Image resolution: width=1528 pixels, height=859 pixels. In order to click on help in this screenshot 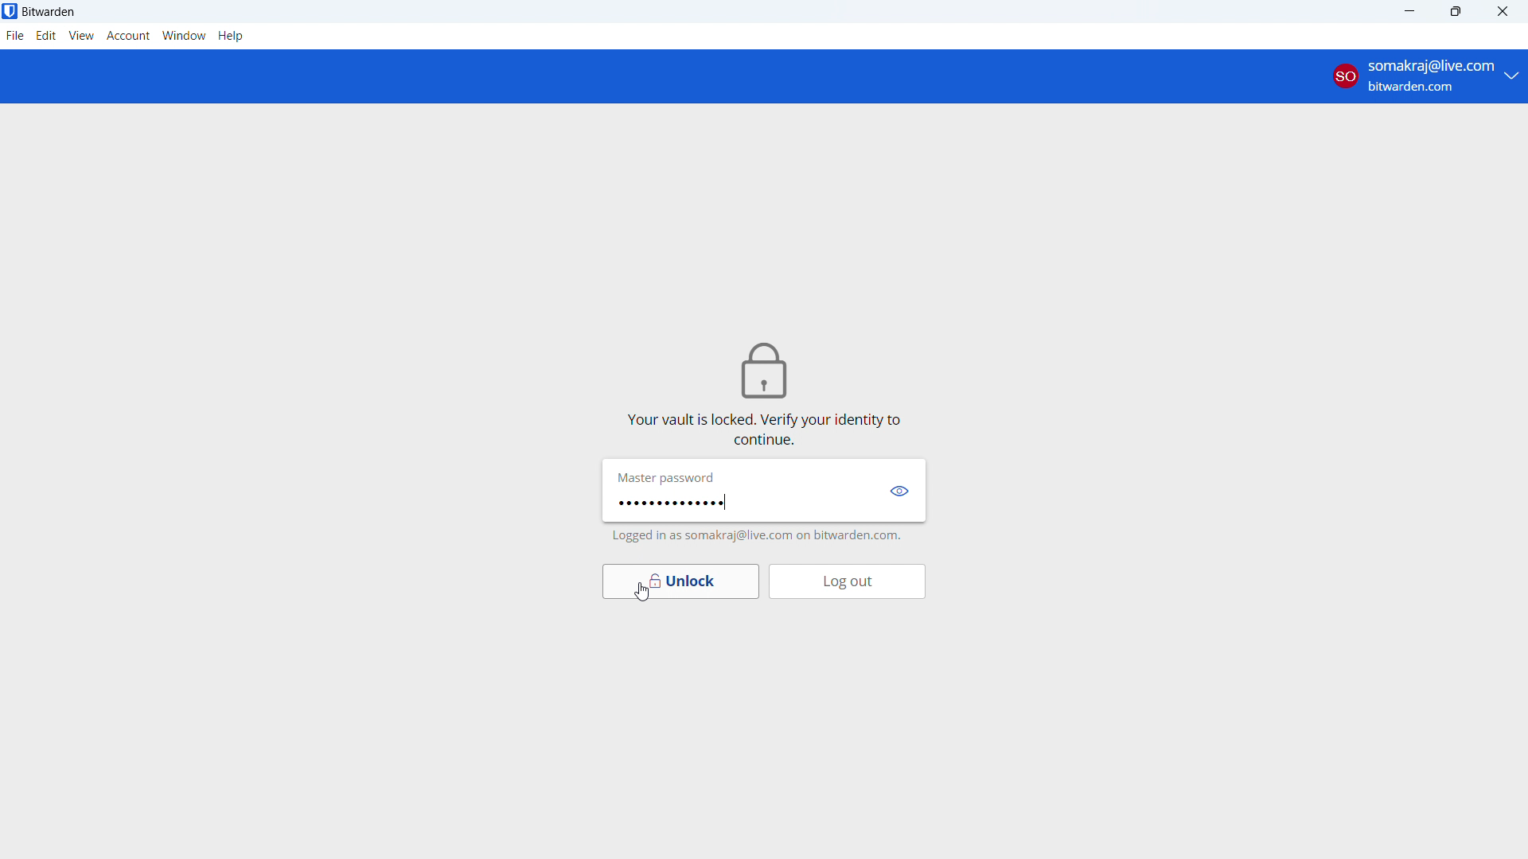, I will do `click(232, 36)`.